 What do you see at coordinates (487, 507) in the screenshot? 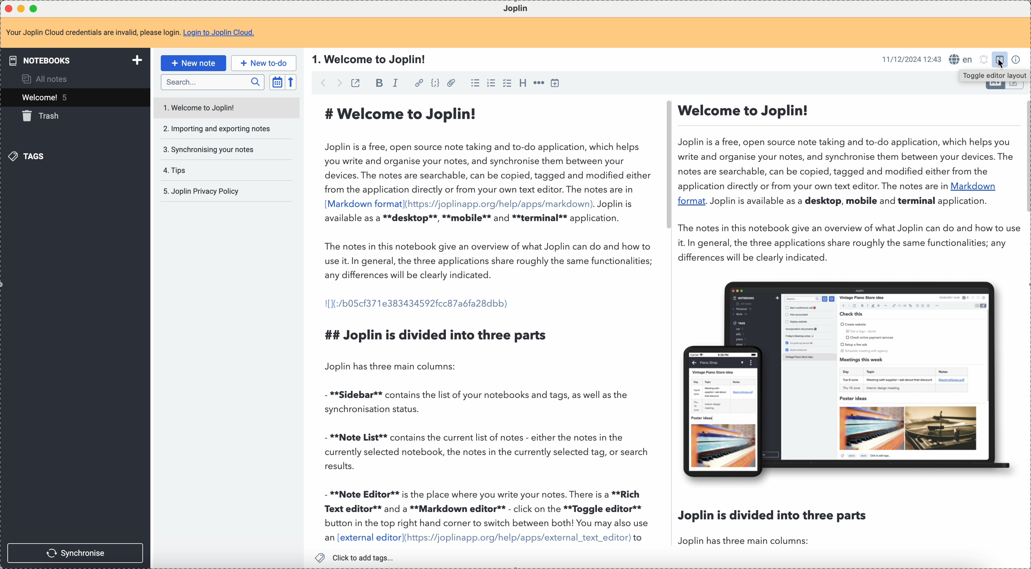
I see `- **Note Editor** is the place where you write your notes. There is a **Rich
Text editor** and a **Markdown editor** - click on the **Toggle editor**
button in the top right hand corner to switch between both! You may also use` at bounding box center [487, 507].